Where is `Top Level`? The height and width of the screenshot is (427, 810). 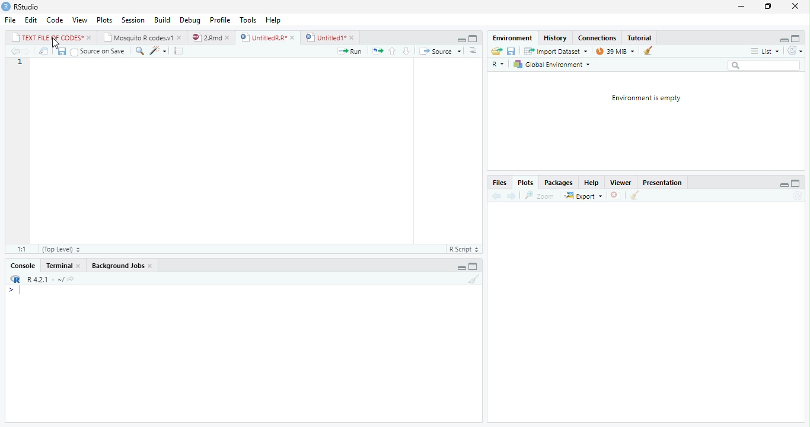 Top Level is located at coordinates (62, 248).